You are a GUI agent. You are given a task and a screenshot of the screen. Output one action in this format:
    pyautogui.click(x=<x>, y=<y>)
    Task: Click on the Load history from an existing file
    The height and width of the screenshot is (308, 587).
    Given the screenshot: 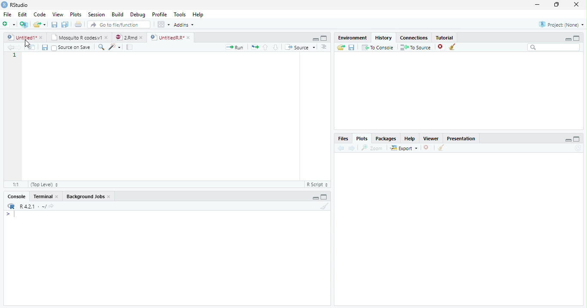 What is the action you would take?
    pyautogui.click(x=341, y=47)
    